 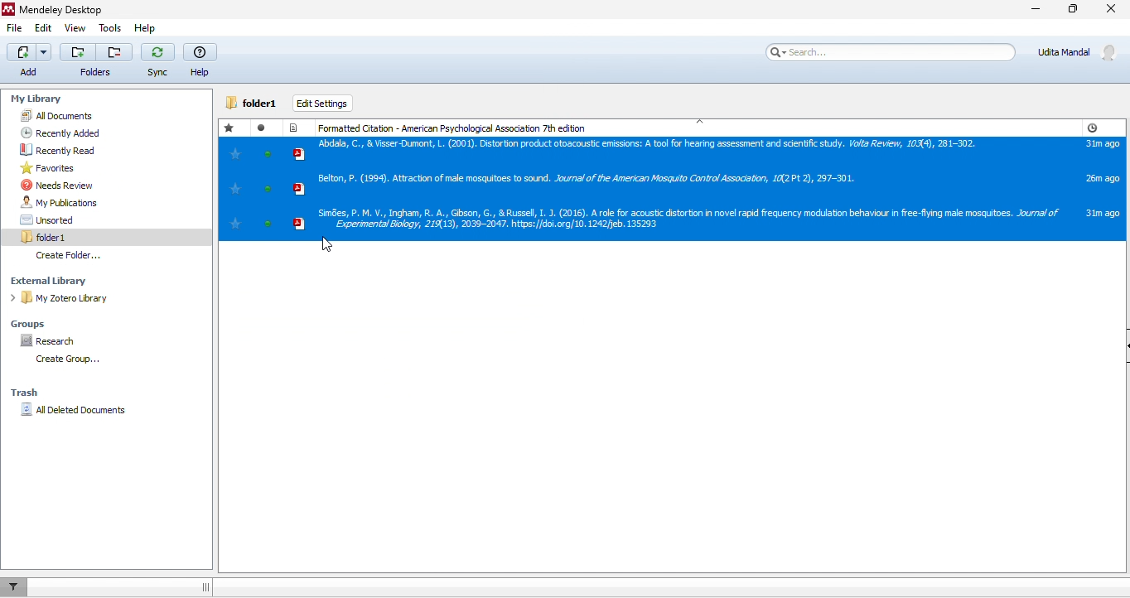 I want to click on edit settings, so click(x=325, y=104).